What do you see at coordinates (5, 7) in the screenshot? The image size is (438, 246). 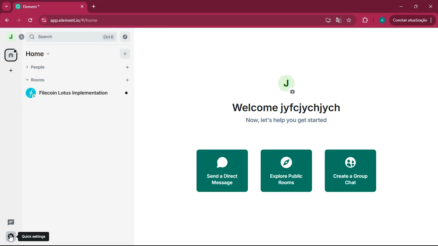 I see `more` at bounding box center [5, 7].